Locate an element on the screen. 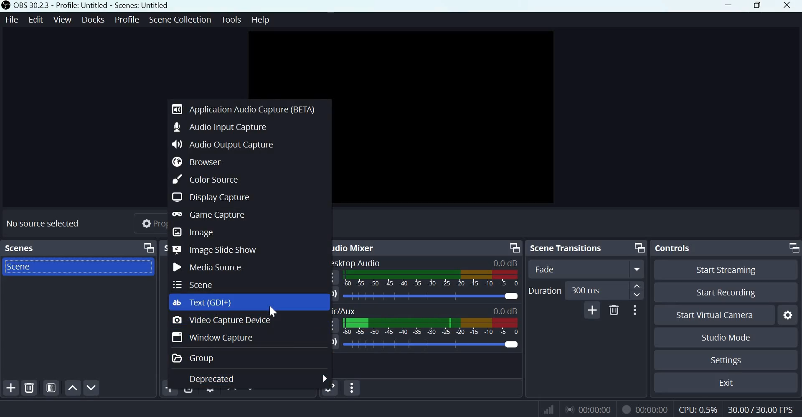  Docks is located at coordinates (93, 20).